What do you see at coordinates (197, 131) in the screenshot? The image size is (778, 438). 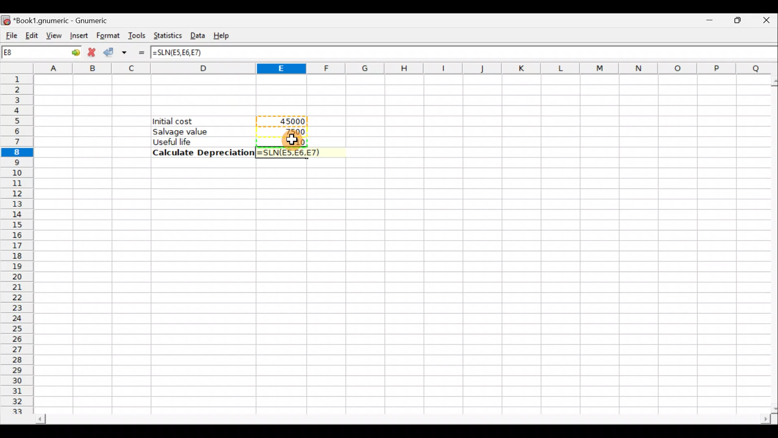 I see `Salvage value` at bounding box center [197, 131].